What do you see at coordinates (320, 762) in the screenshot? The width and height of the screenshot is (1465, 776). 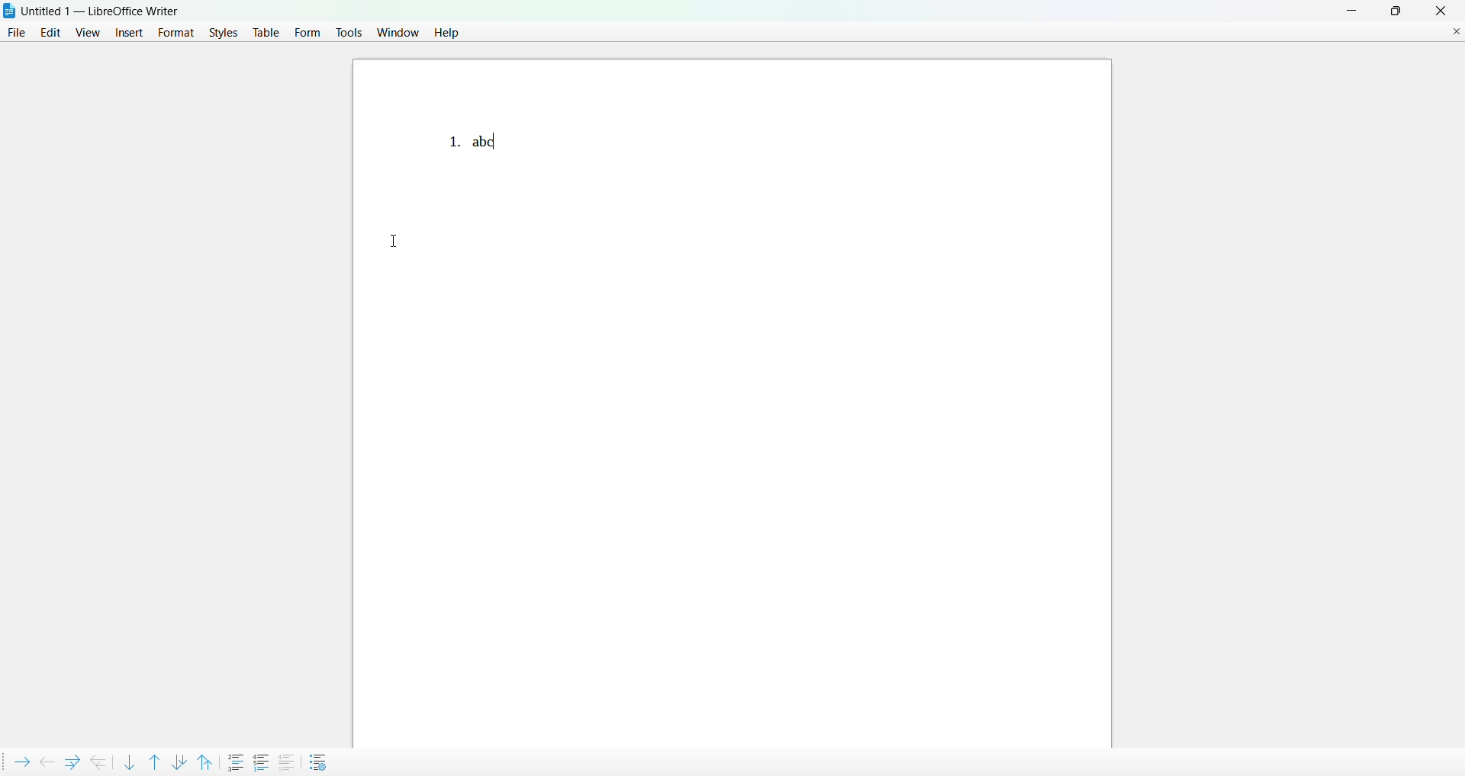 I see `bullets and numbering` at bounding box center [320, 762].